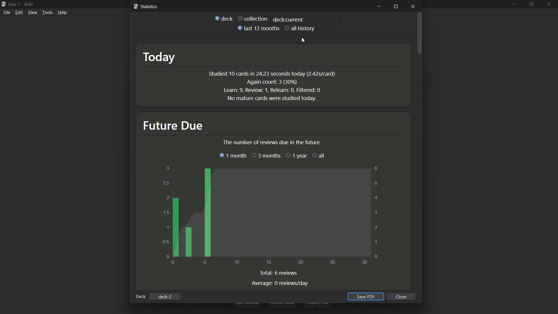 This screenshot has width=558, height=314. What do you see at coordinates (3, 4) in the screenshot?
I see `Logo` at bounding box center [3, 4].